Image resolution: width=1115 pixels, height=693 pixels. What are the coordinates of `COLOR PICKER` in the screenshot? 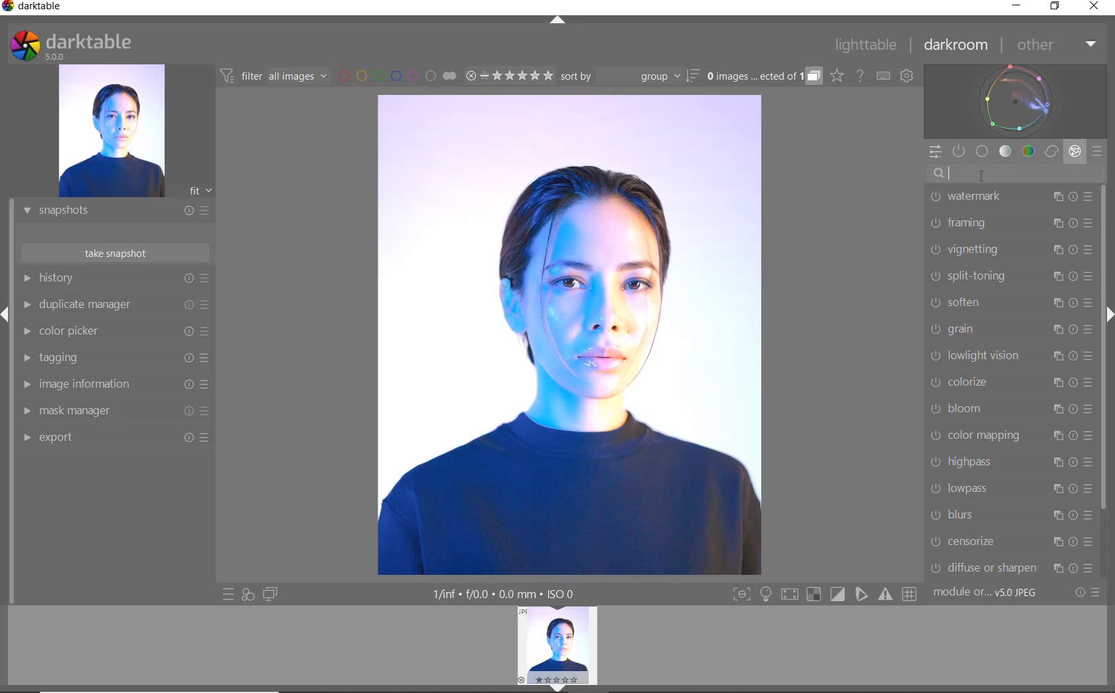 It's located at (113, 332).